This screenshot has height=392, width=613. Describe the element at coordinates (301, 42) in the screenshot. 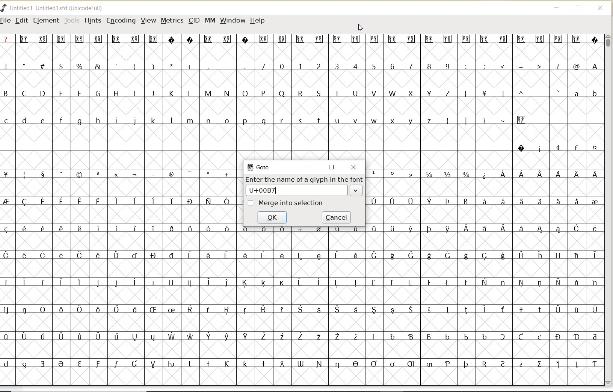

I see `special characters` at that location.